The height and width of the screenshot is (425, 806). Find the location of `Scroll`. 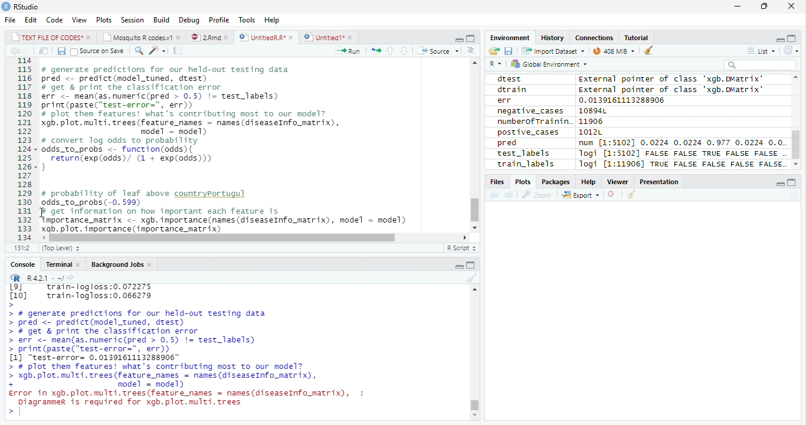

Scroll is located at coordinates (475, 145).